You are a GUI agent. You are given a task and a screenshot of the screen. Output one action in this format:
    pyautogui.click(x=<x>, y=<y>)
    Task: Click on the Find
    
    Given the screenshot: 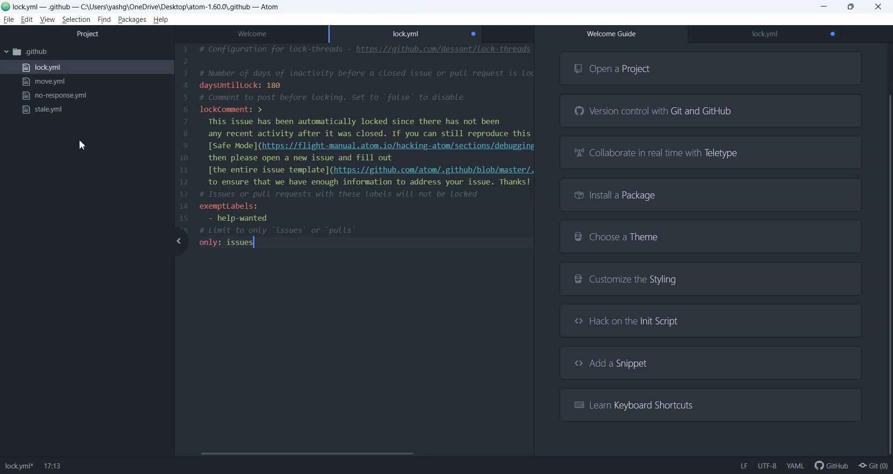 What is the action you would take?
    pyautogui.click(x=104, y=20)
    